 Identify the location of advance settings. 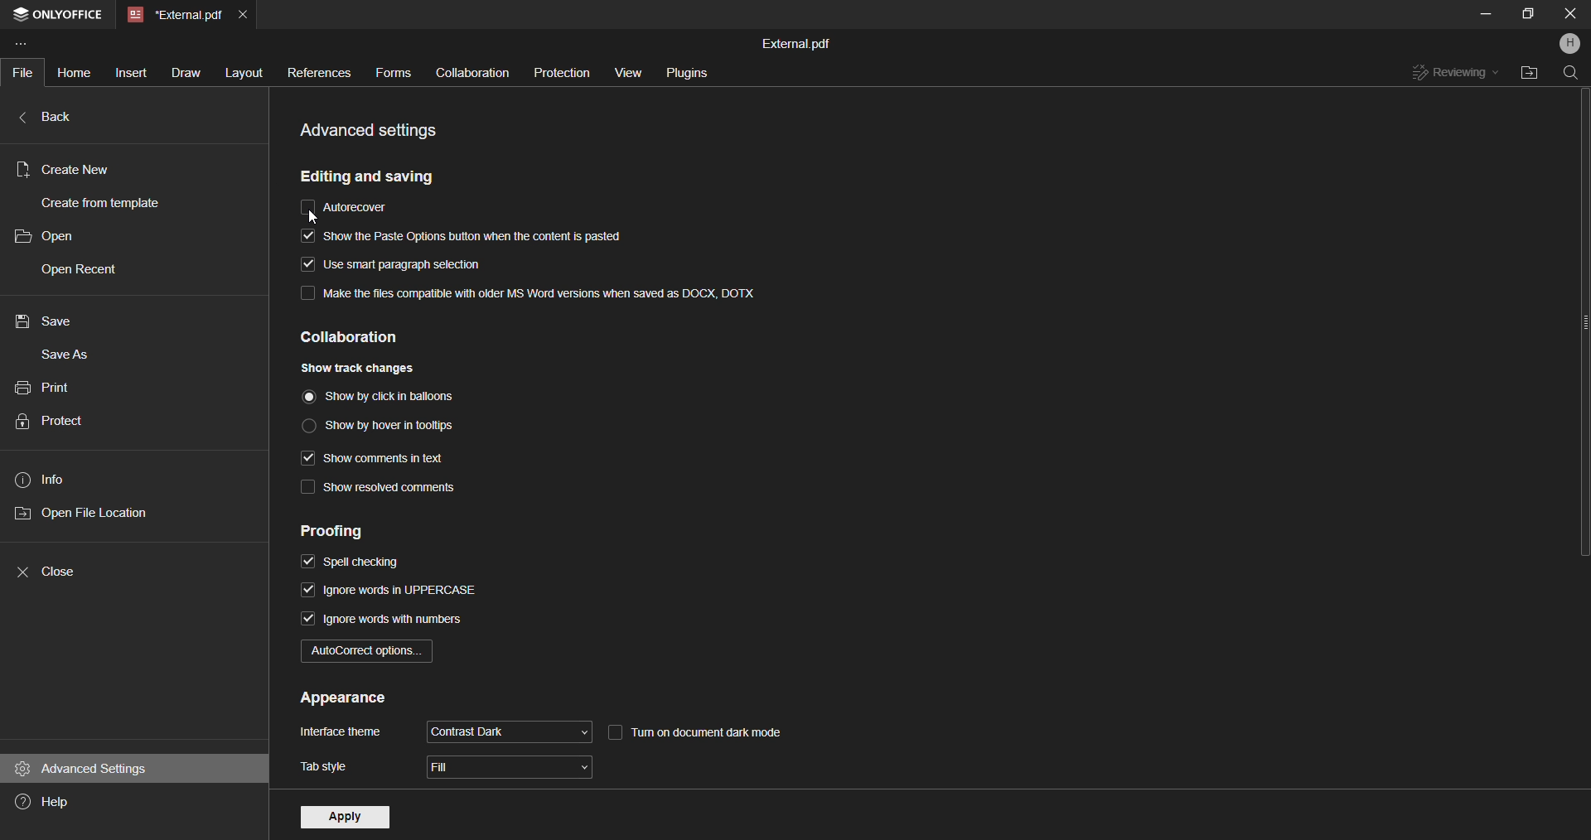
(375, 129).